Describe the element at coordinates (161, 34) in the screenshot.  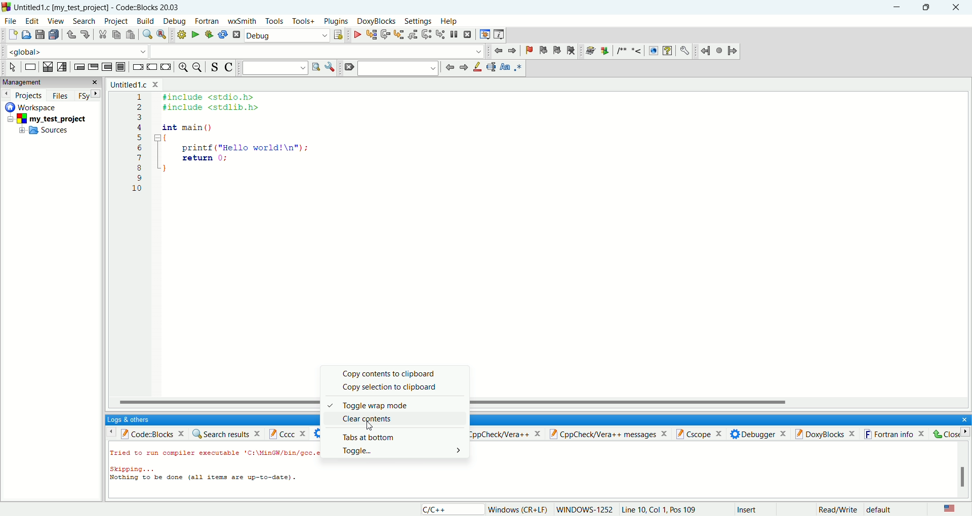
I see `replace` at that location.